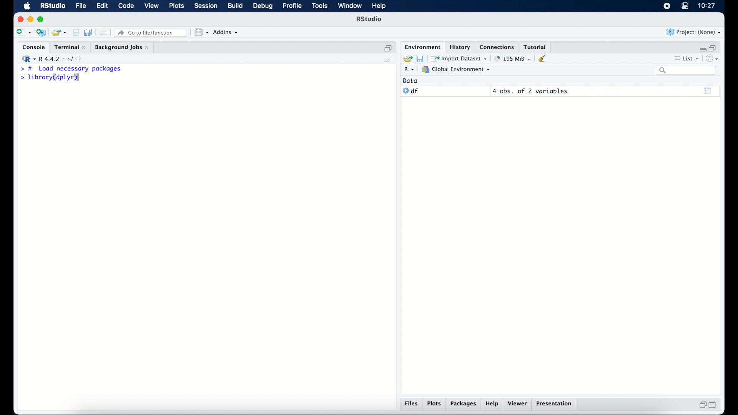 The height and width of the screenshot is (415, 738). I want to click on workspace panes, so click(201, 32).